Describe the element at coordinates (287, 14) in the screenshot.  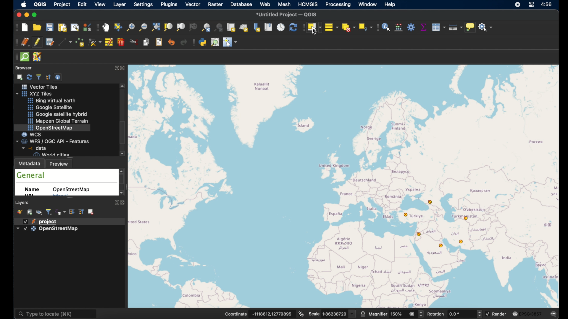
I see `untitled project - QGIS` at that location.